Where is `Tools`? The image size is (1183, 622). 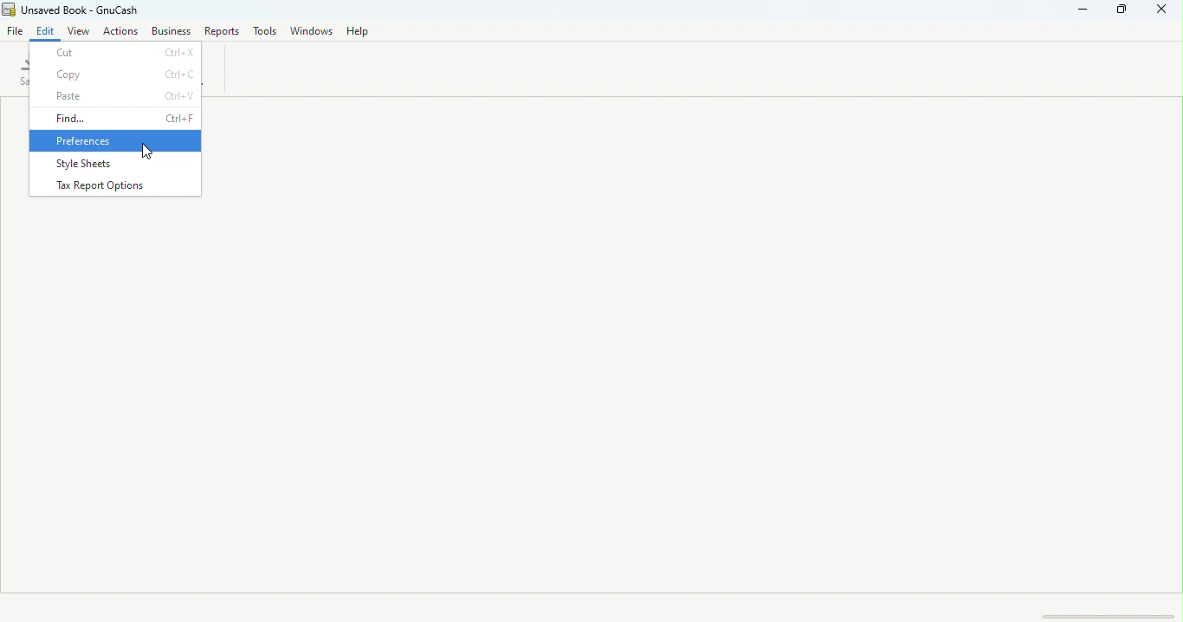
Tools is located at coordinates (265, 30).